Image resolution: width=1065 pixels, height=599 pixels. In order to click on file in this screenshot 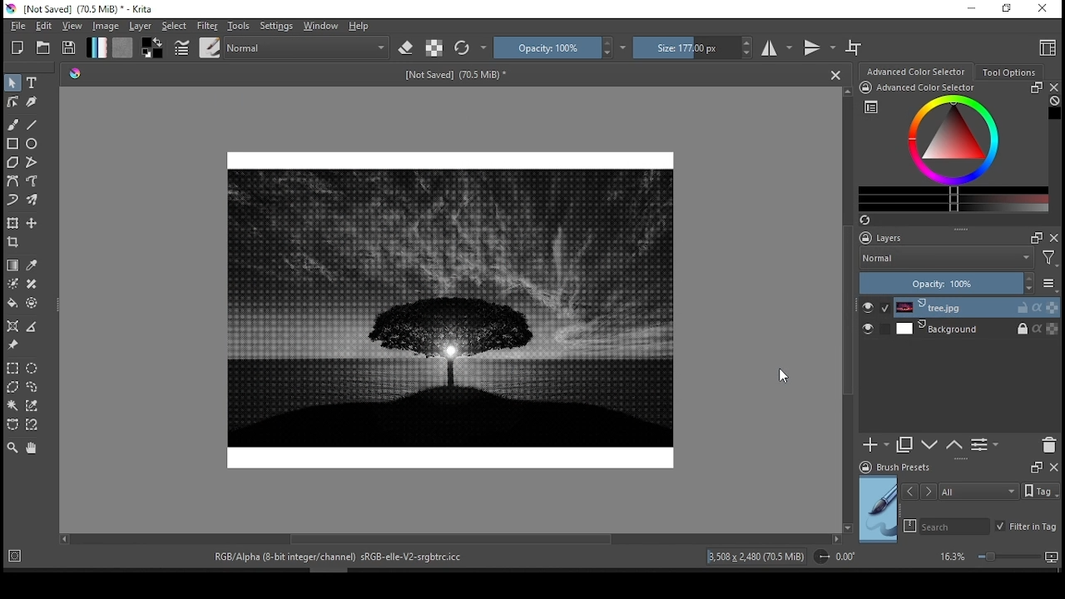, I will do `click(17, 26)`.